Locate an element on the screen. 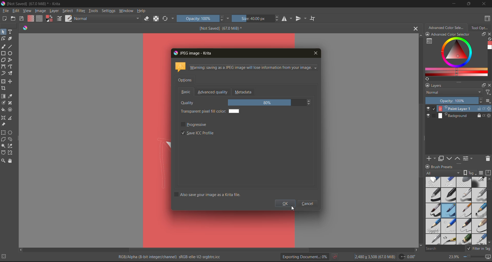  tools is located at coordinates (4, 125).